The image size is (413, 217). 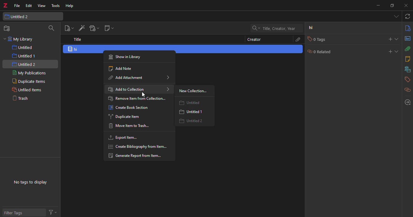 What do you see at coordinates (407, 90) in the screenshot?
I see `related` at bounding box center [407, 90].